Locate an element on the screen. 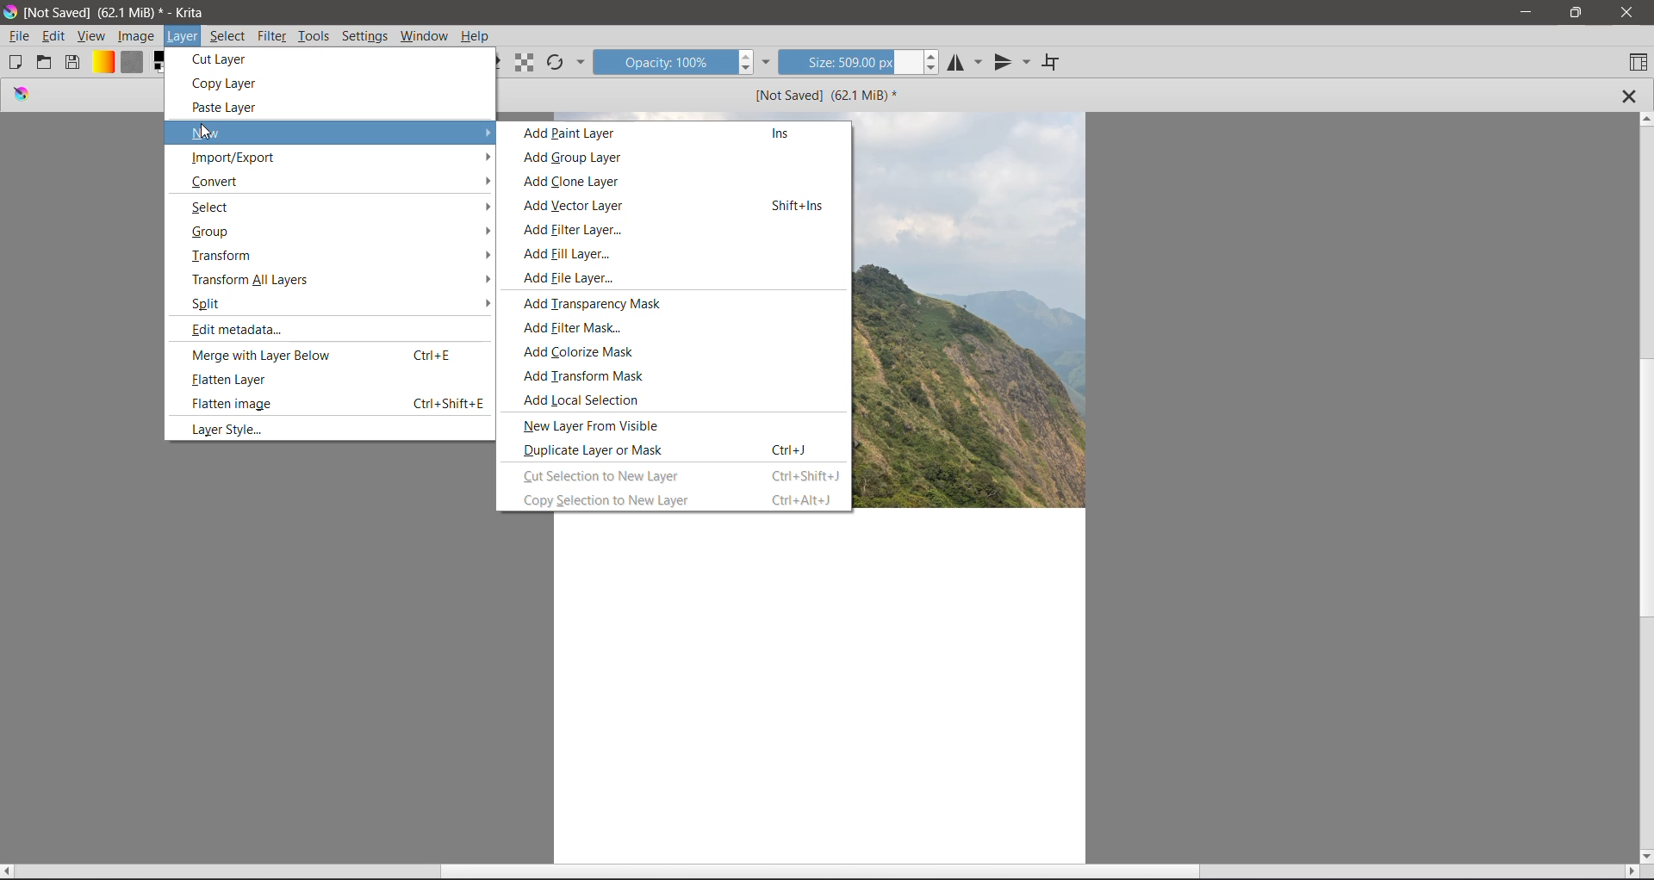 Image resolution: width=1654 pixels, height=880 pixels. Select is located at coordinates (339, 207).